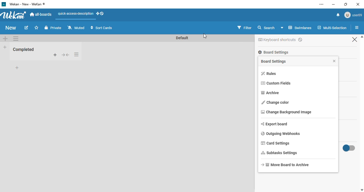  What do you see at coordinates (345, 4) in the screenshot?
I see `maximize` at bounding box center [345, 4].